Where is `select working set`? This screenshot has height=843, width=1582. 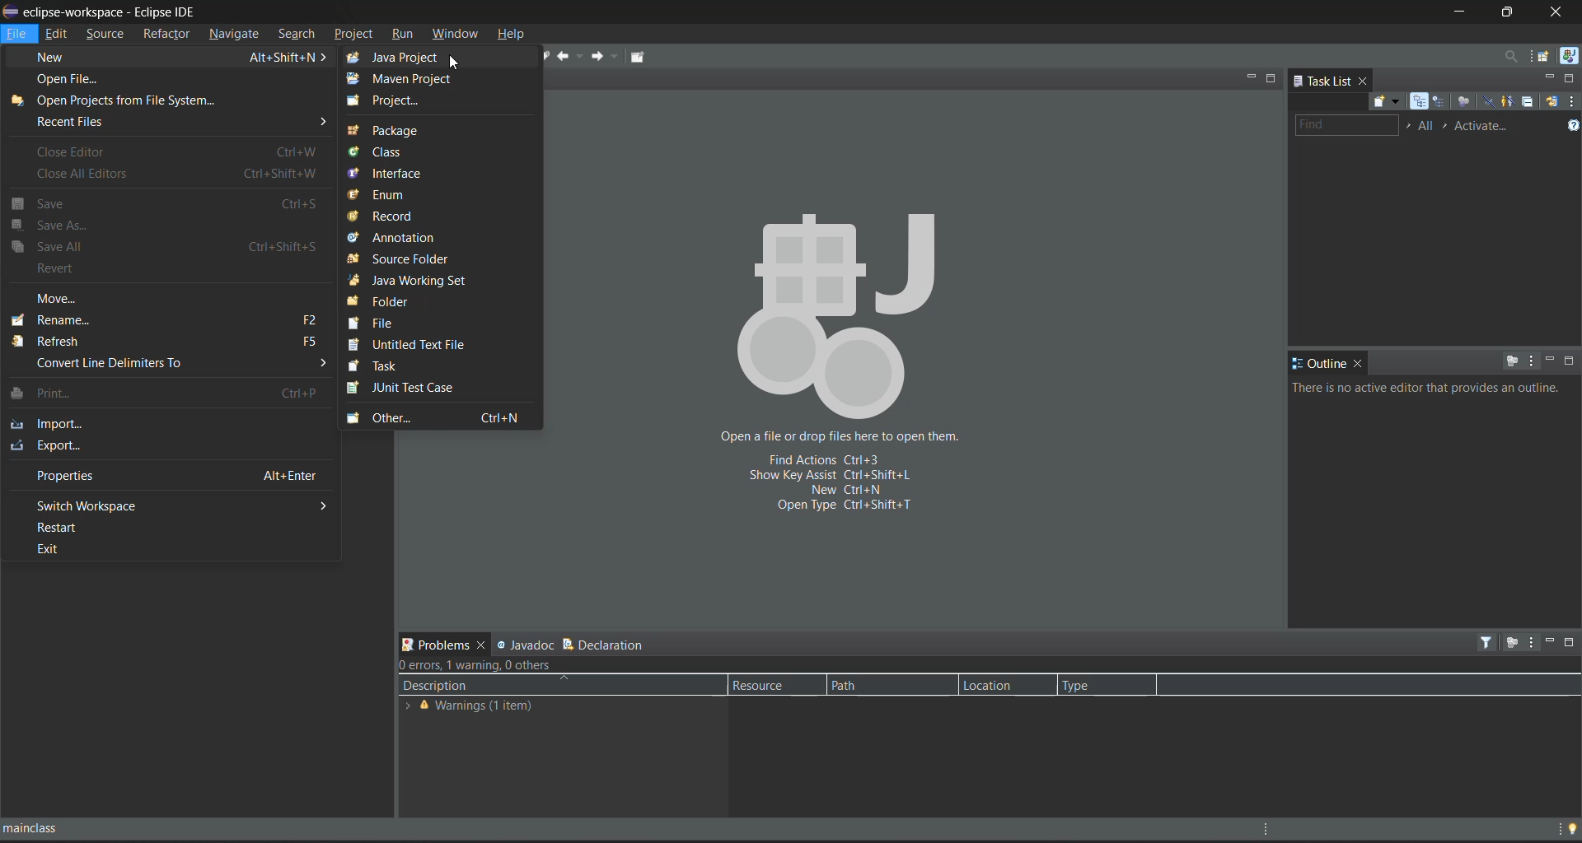 select working set is located at coordinates (1408, 125).